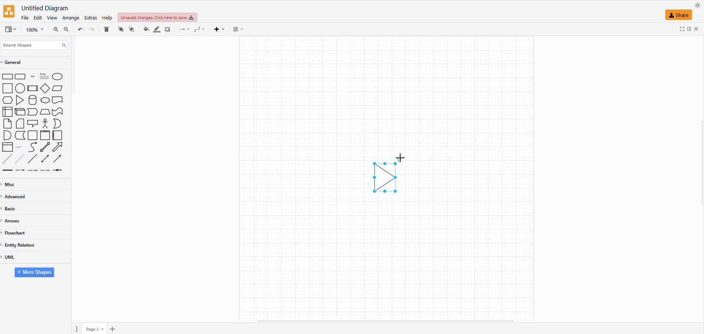 The image size is (704, 334). Describe the element at coordinates (32, 147) in the screenshot. I see `Curved Arrow` at that location.